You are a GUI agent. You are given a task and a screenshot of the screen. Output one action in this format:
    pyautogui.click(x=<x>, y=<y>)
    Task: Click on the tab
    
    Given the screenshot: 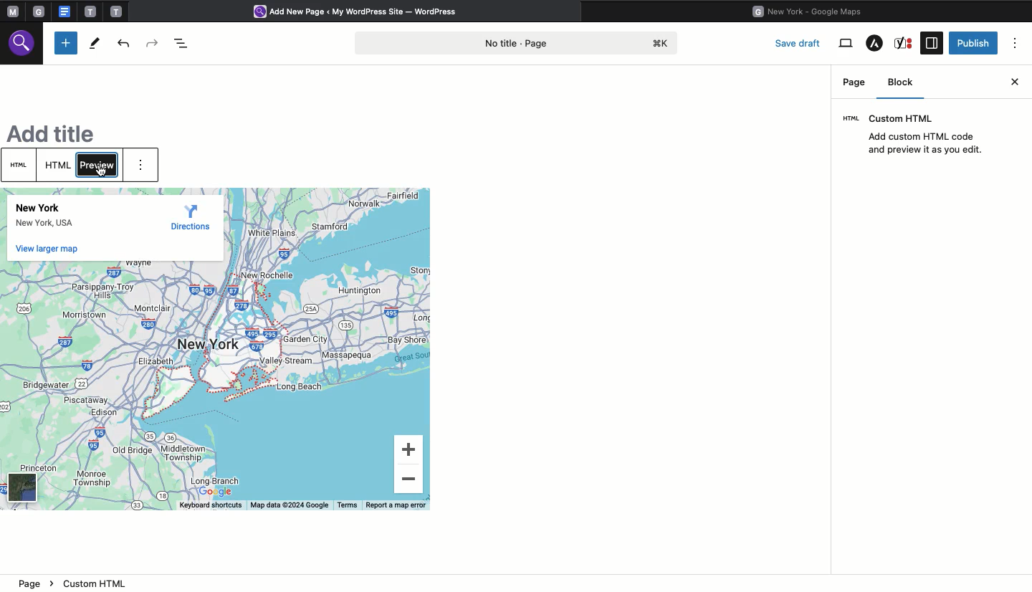 What is the action you would take?
    pyautogui.click(x=90, y=11)
    